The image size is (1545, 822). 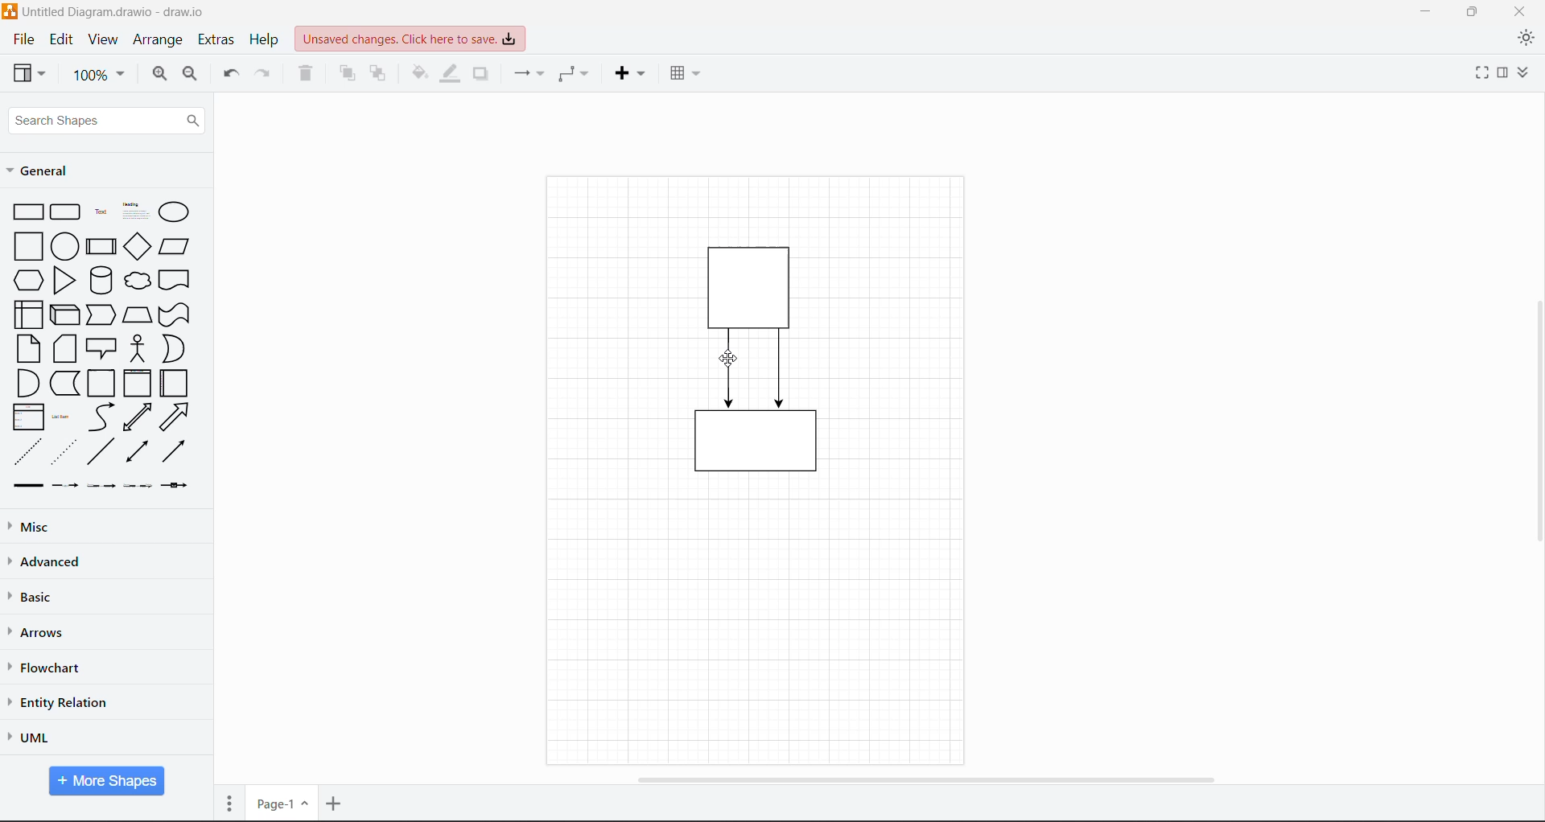 What do you see at coordinates (281, 804) in the screenshot?
I see `Page-1` at bounding box center [281, 804].